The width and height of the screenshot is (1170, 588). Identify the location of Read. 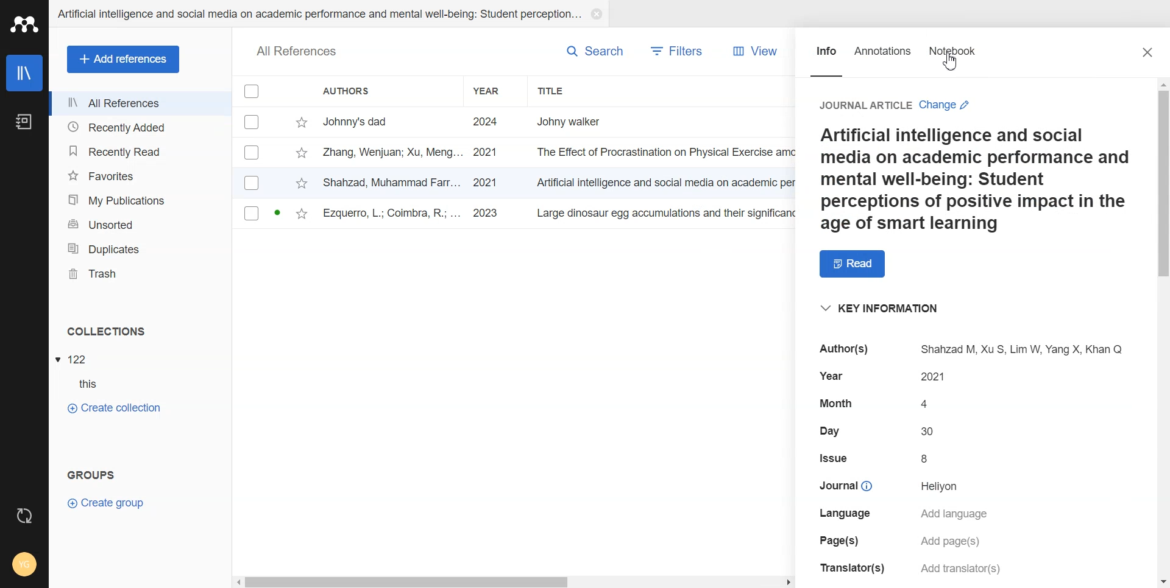
(854, 264).